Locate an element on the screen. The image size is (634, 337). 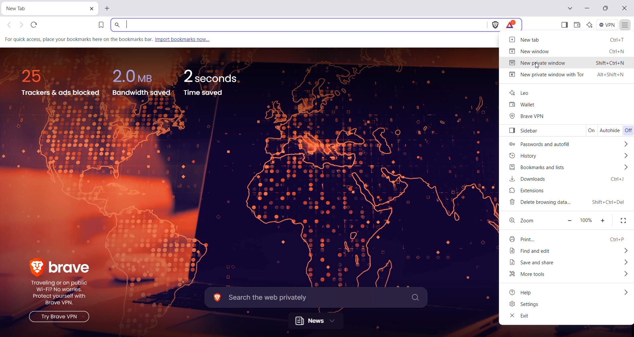
Bookmark this Tab is located at coordinates (103, 25).